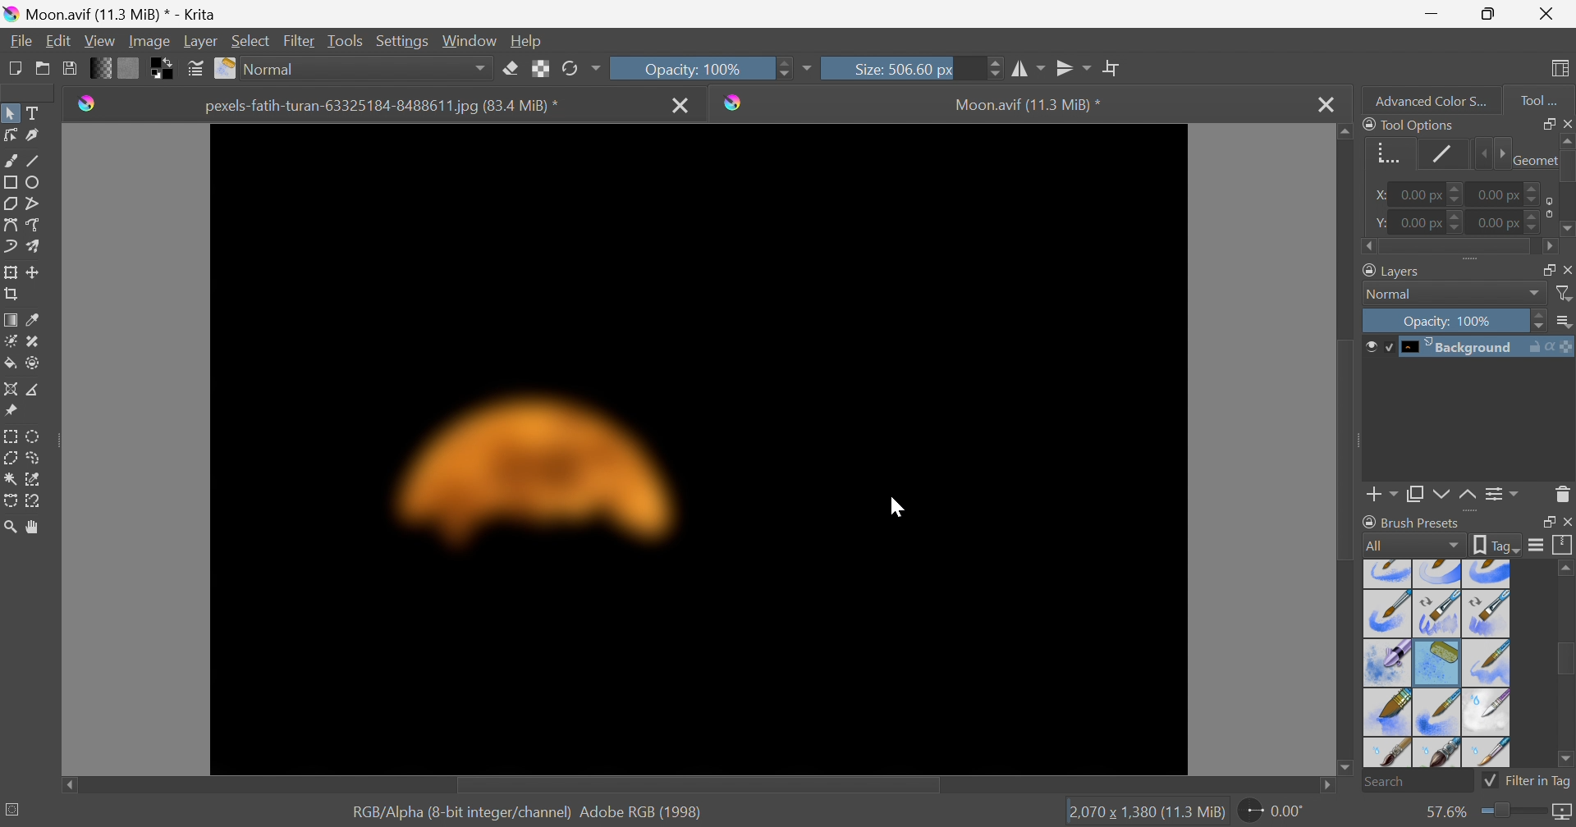 Image resolution: width=1576 pixels, height=827 pixels. What do you see at coordinates (1344, 131) in the screenshot?
I see `Scroll up` at bounding box center [1344, 131].